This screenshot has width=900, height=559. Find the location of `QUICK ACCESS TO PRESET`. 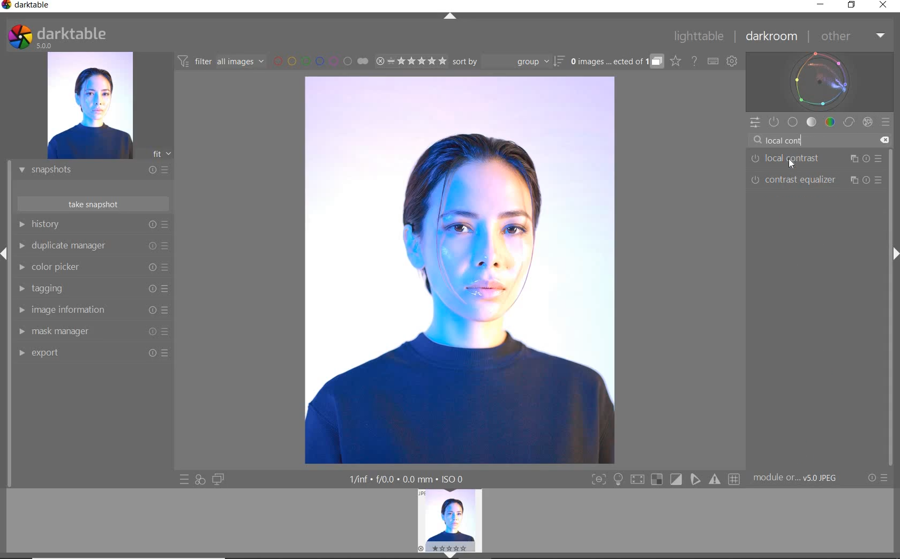

QUICK ACCESS TO PRESET is located at coordinates (185, 480).